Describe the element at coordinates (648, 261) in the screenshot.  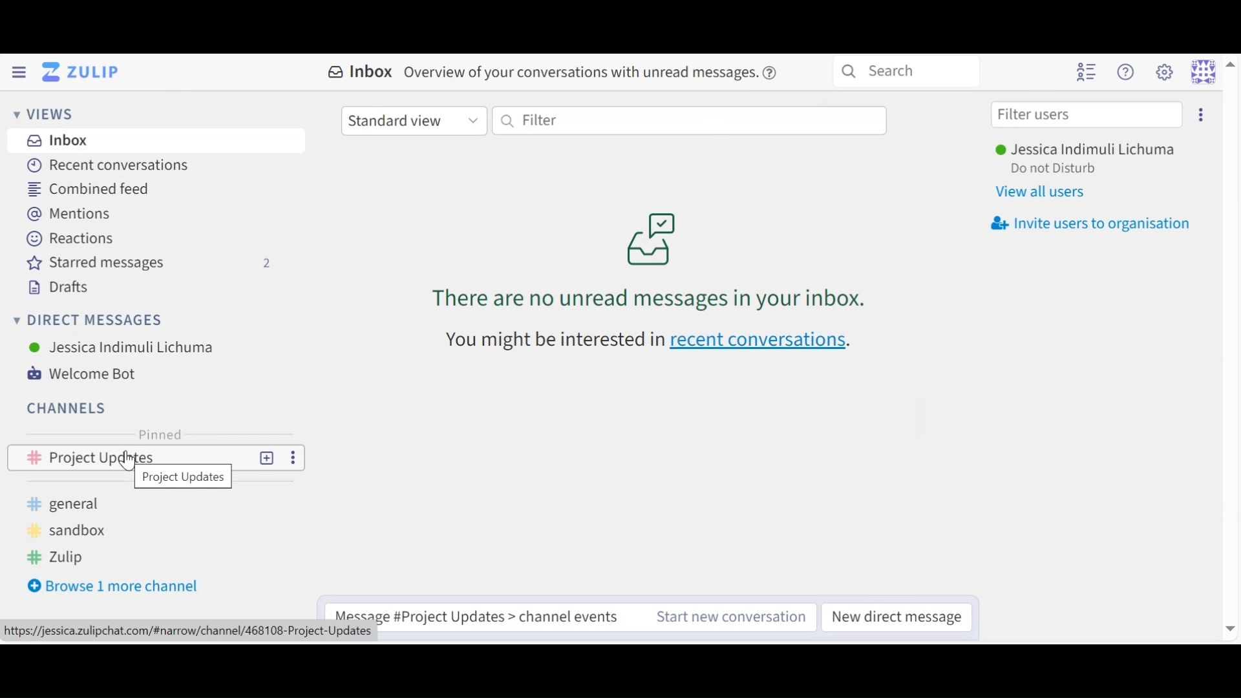
I see `unread conversations` at that location.